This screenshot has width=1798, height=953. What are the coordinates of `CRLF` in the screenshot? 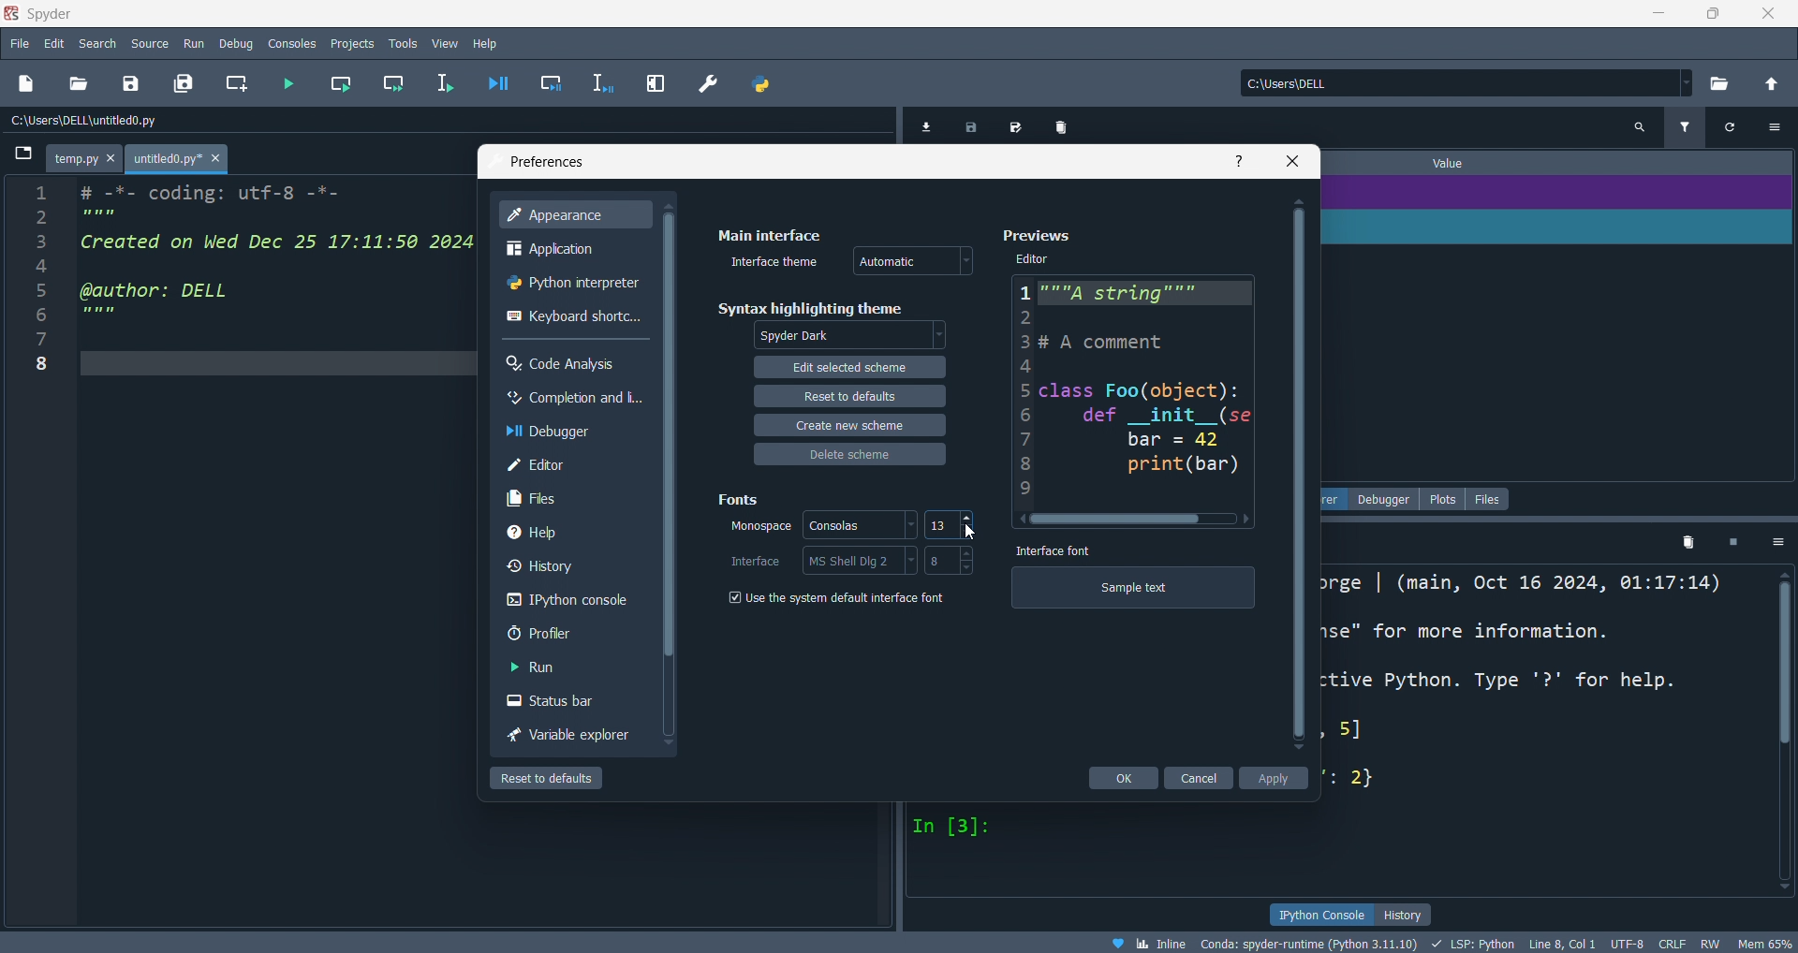 It's located at (1674, 944).